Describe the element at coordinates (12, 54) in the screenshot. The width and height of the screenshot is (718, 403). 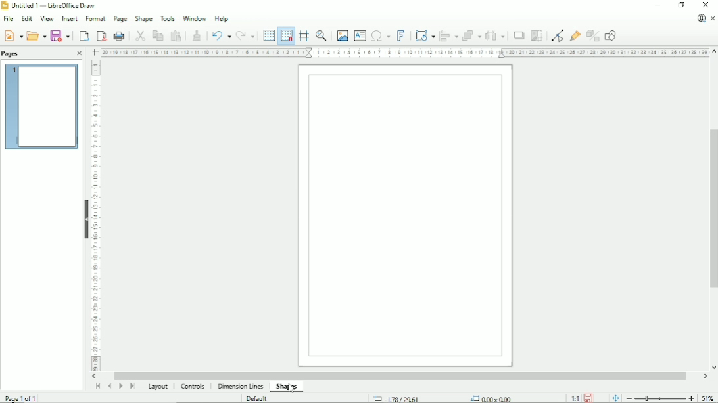
I see `Pages` at that location.